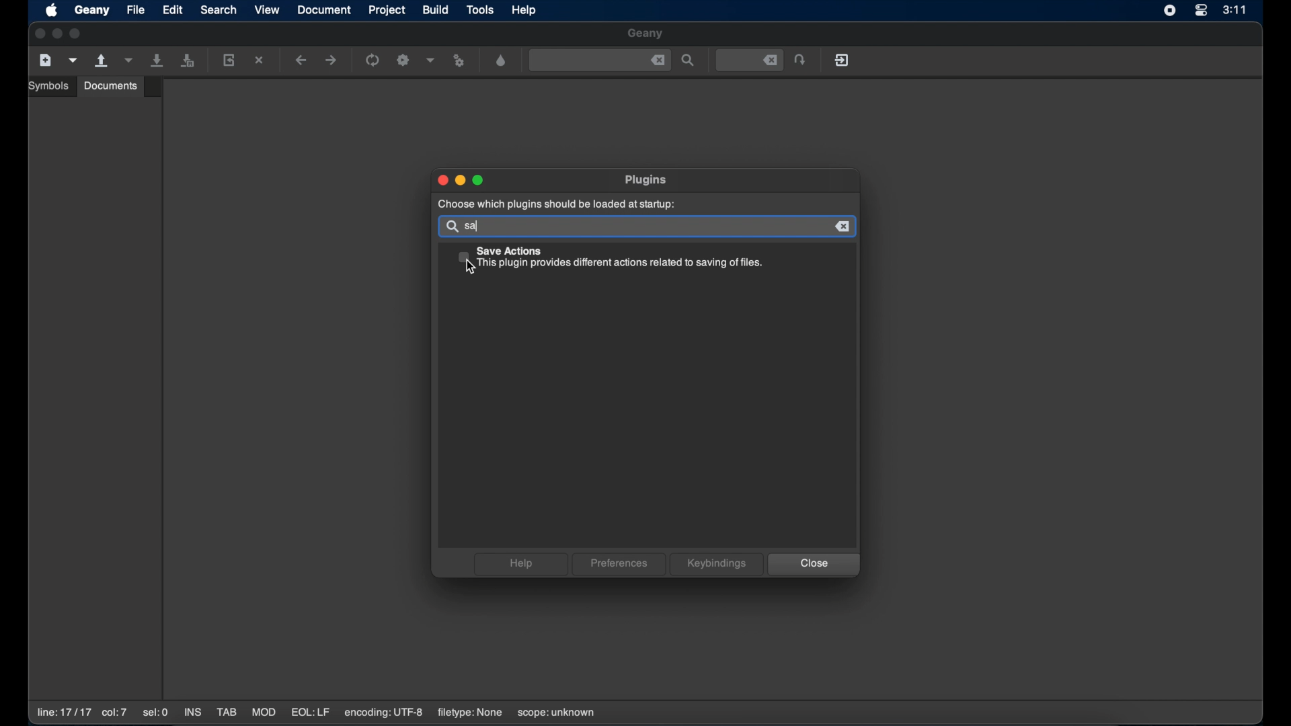 The image size is (1291, 726). I want to click on open an existing file, so click(102, 61).